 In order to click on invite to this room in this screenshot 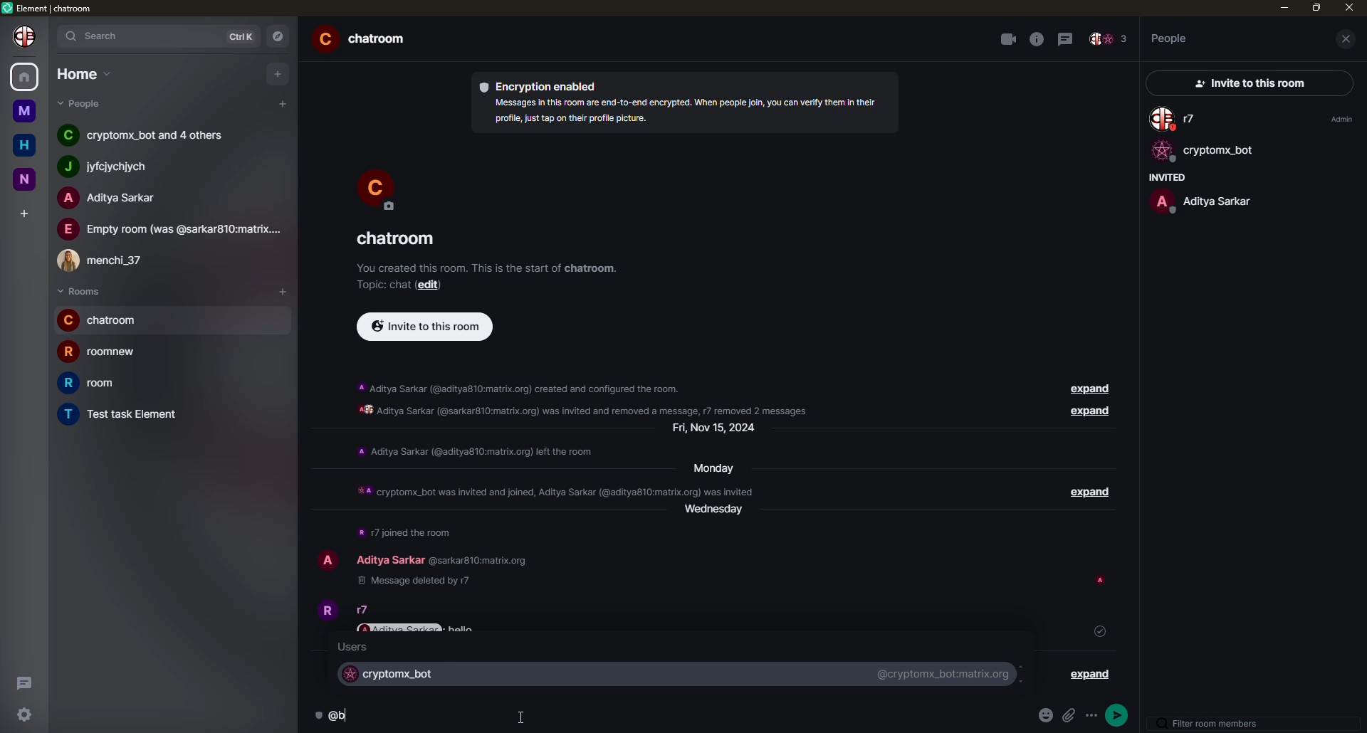, I will do `click(425, 325)`.